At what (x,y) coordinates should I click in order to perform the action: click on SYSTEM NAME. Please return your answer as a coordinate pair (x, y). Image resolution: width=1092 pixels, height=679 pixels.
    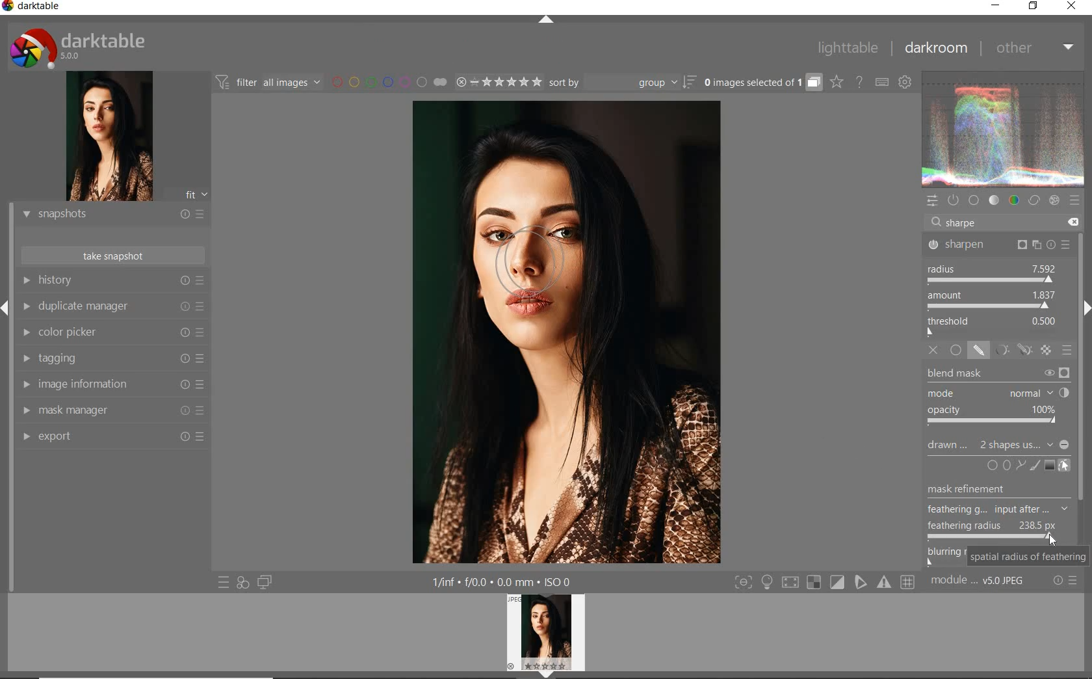
    Looking at the image, I should click on (36, 8).